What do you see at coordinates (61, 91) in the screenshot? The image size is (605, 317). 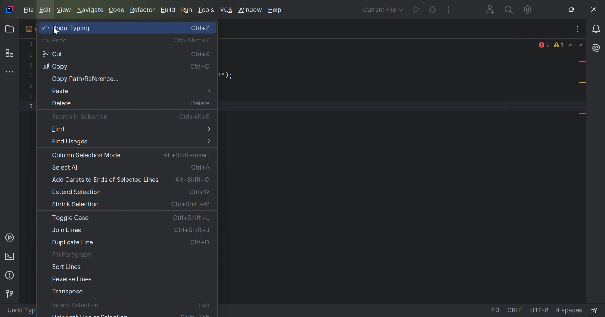 I see `Paste` at bounding box center [61, 91].